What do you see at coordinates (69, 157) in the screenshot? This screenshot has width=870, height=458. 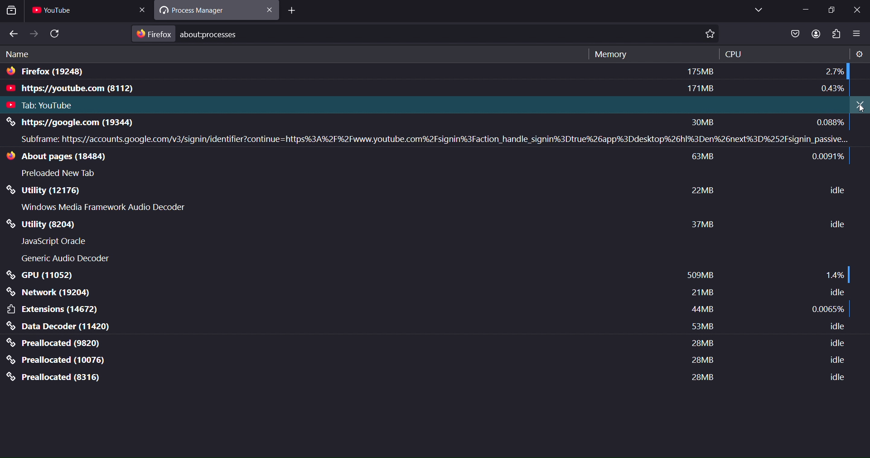 I see `about page(18484)` at bounding box center [69, 157].